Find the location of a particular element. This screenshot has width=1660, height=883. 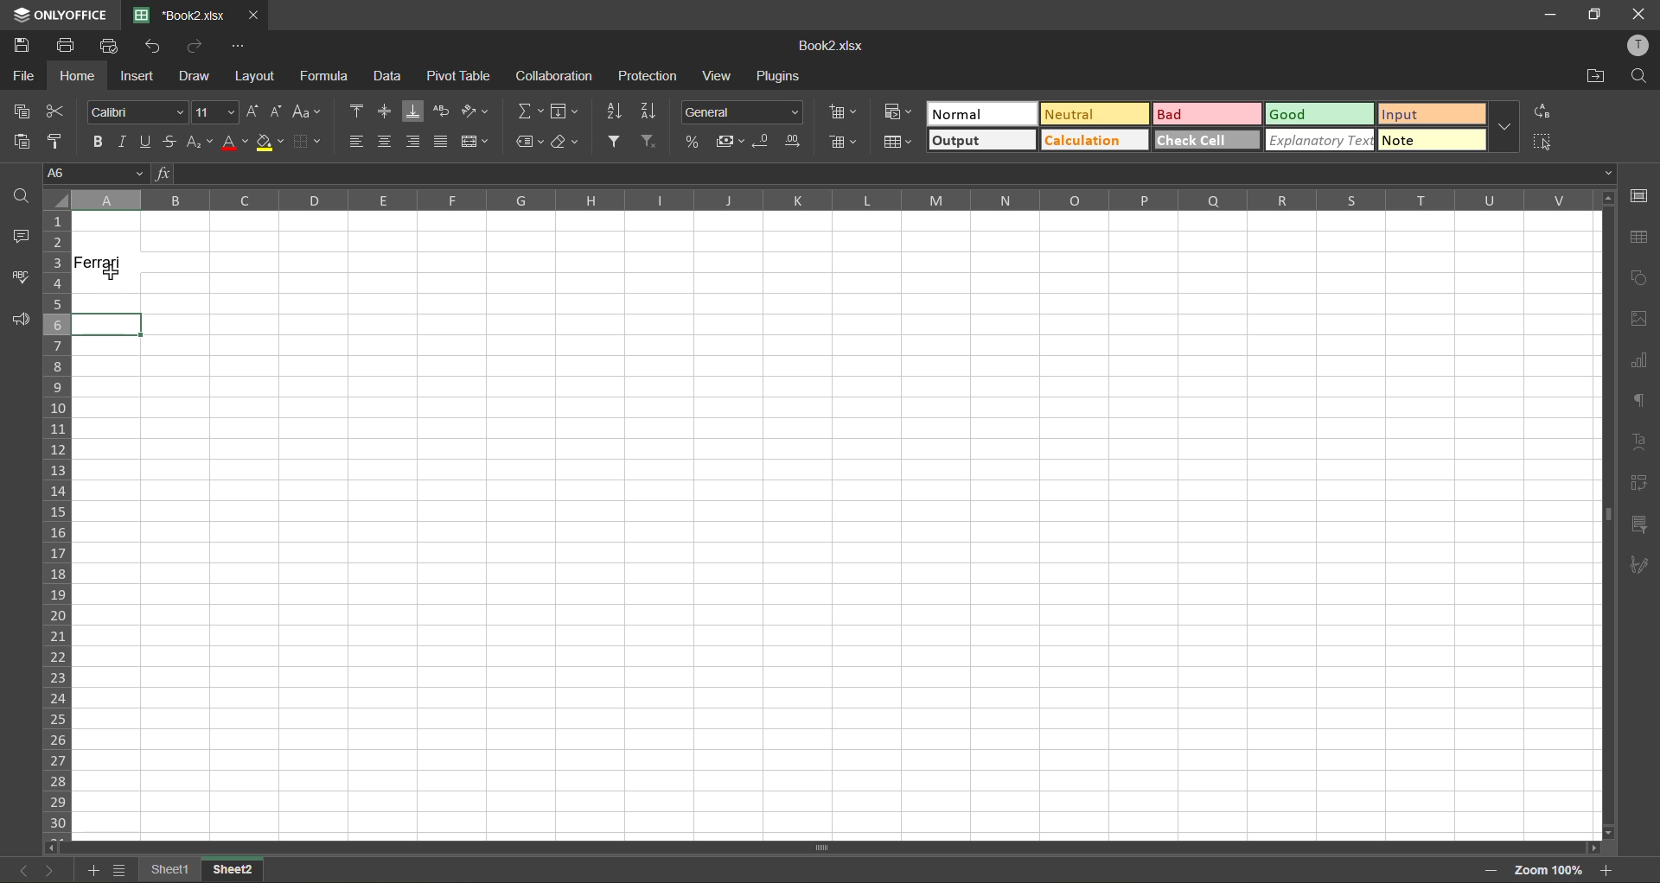

fields is located at coordinates (565, 111).